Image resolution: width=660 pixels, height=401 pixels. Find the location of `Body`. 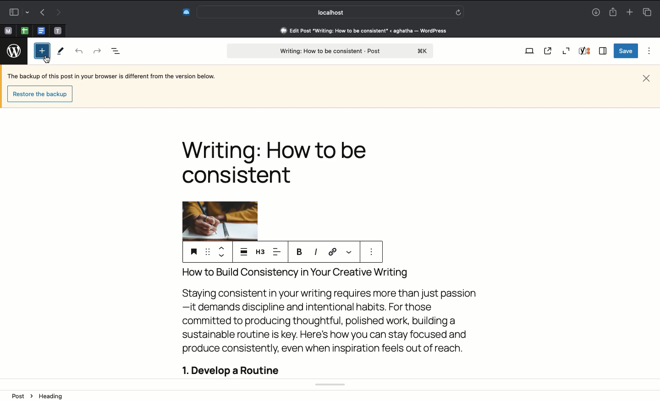

Body is located at coordinates (329, 321).